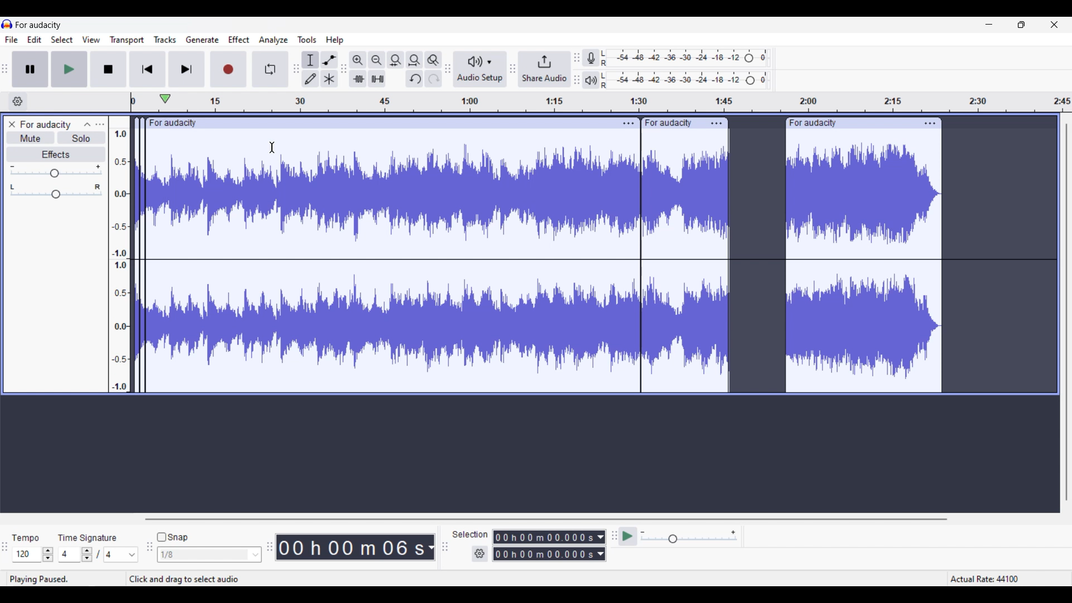 Image resolution: width=1072 pixels, height=603 pixels. I want to click on undo, so click(414, 79).